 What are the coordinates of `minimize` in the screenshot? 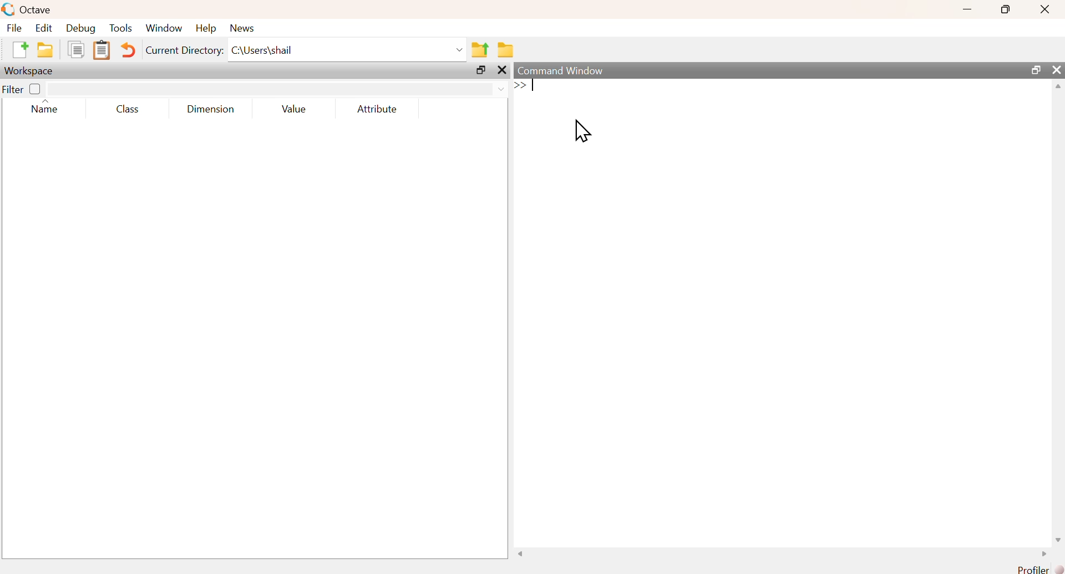 It's located at (967, 9).